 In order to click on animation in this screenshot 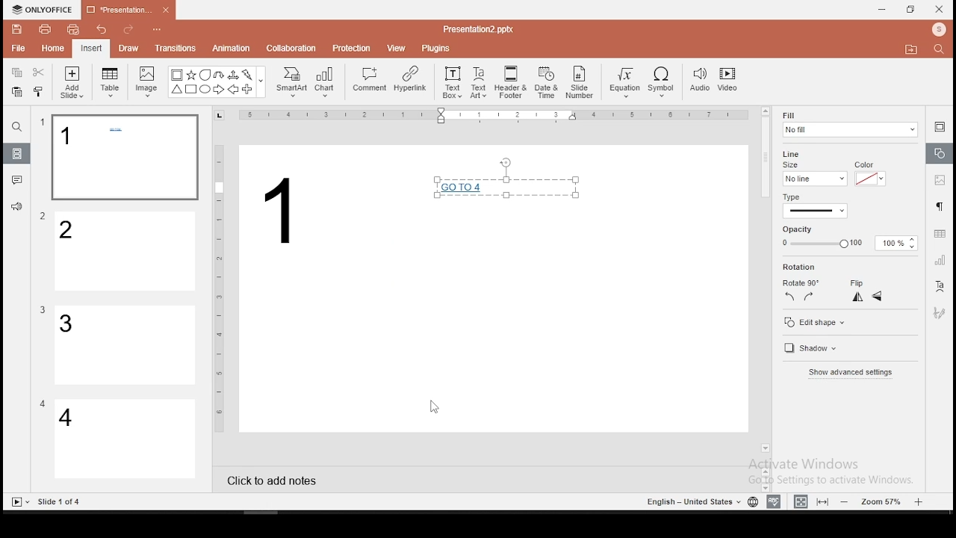, I will do `click(230, 49)`.